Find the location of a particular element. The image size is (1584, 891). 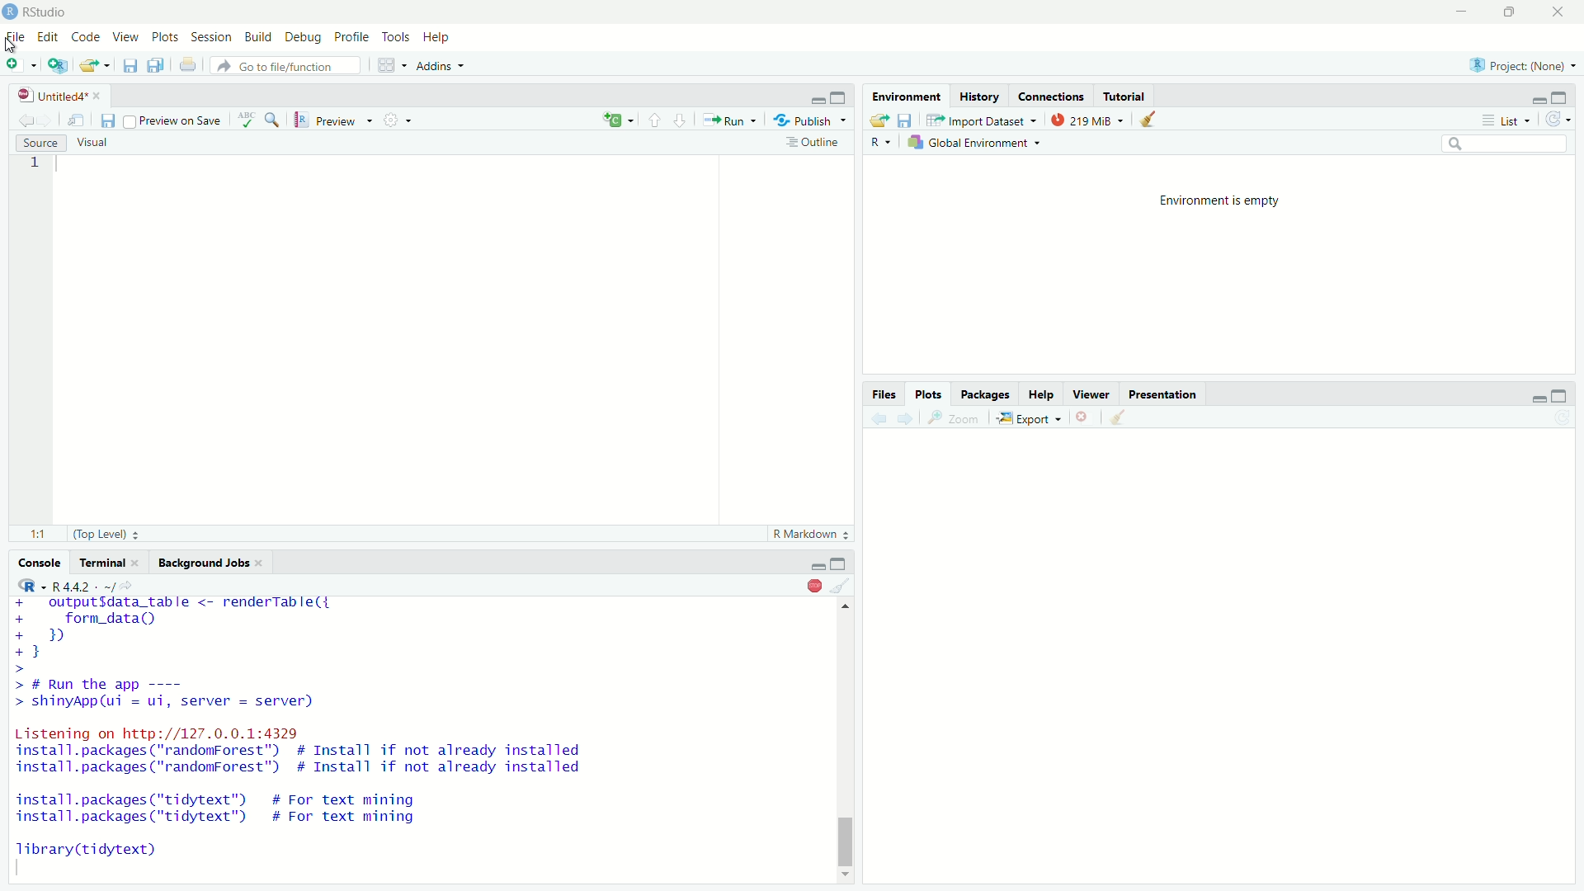

Show in new window is located at coordinates (77, 119).